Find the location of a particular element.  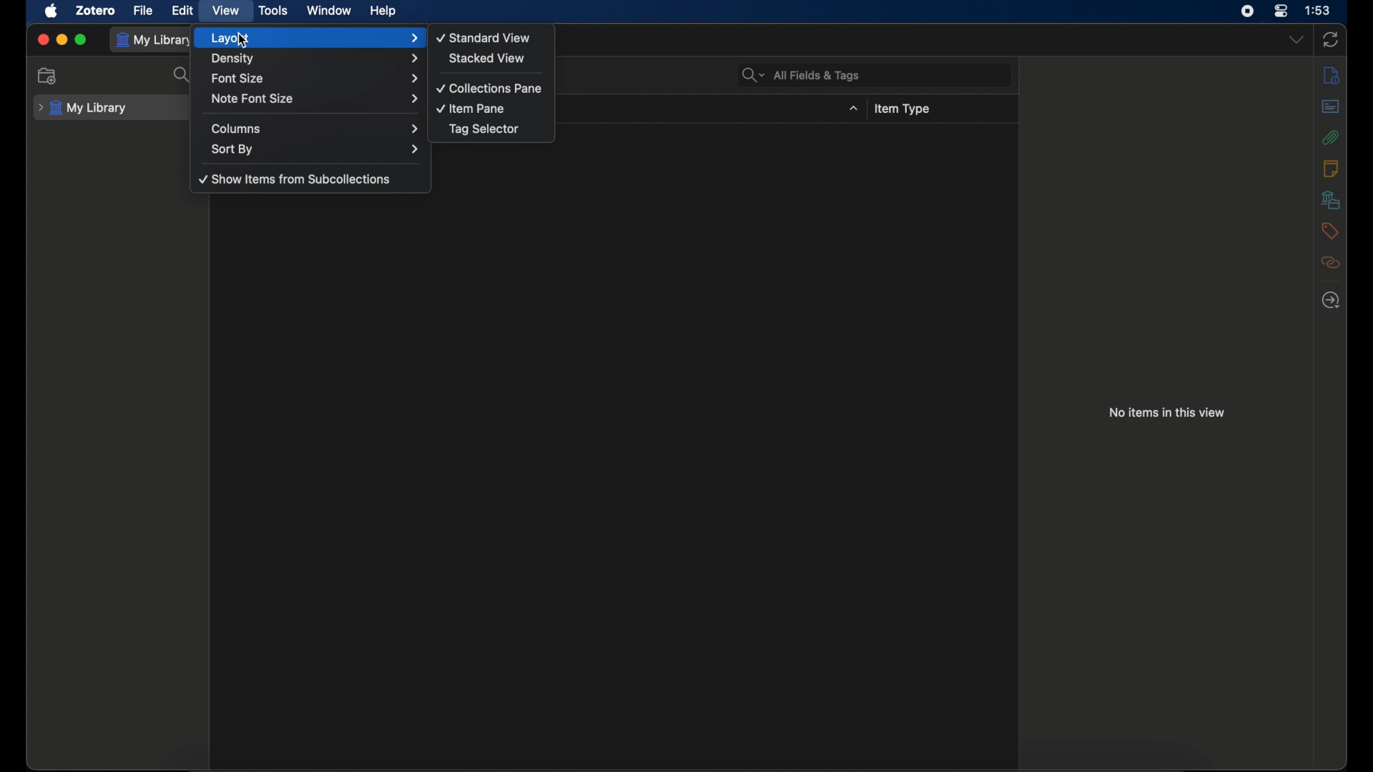

notes is located at coordinates (1330, 168).